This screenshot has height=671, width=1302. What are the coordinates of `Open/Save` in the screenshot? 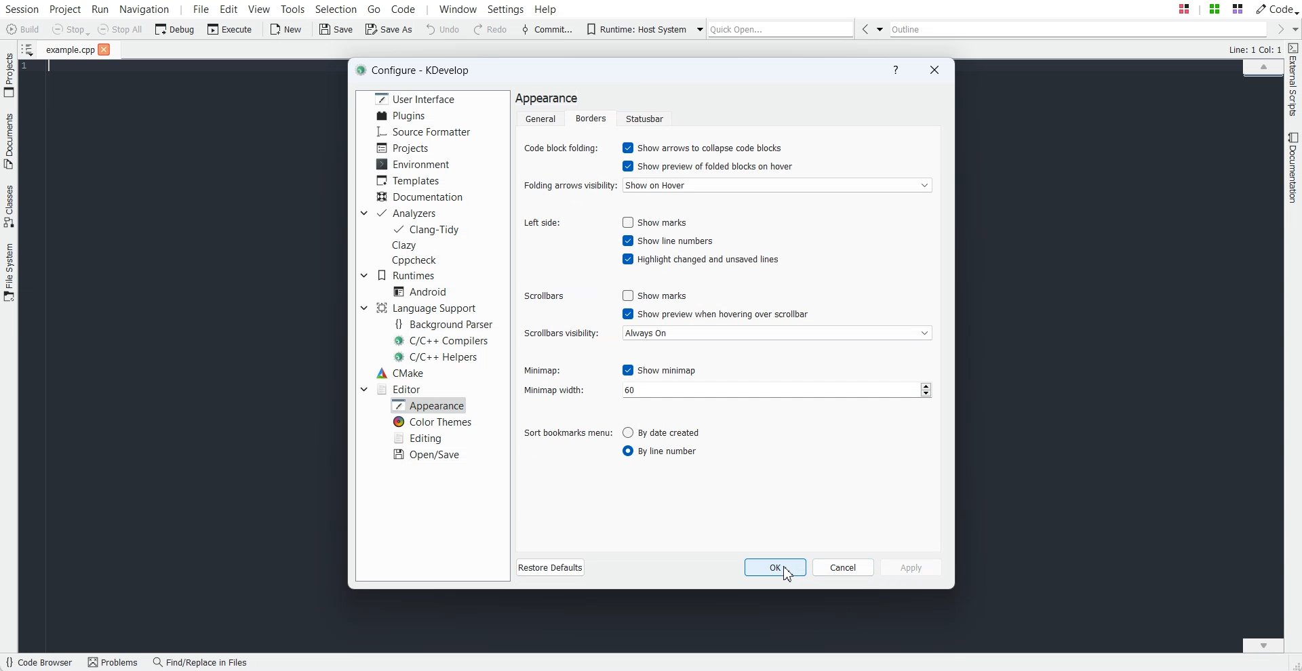 It's located at (428, 455).